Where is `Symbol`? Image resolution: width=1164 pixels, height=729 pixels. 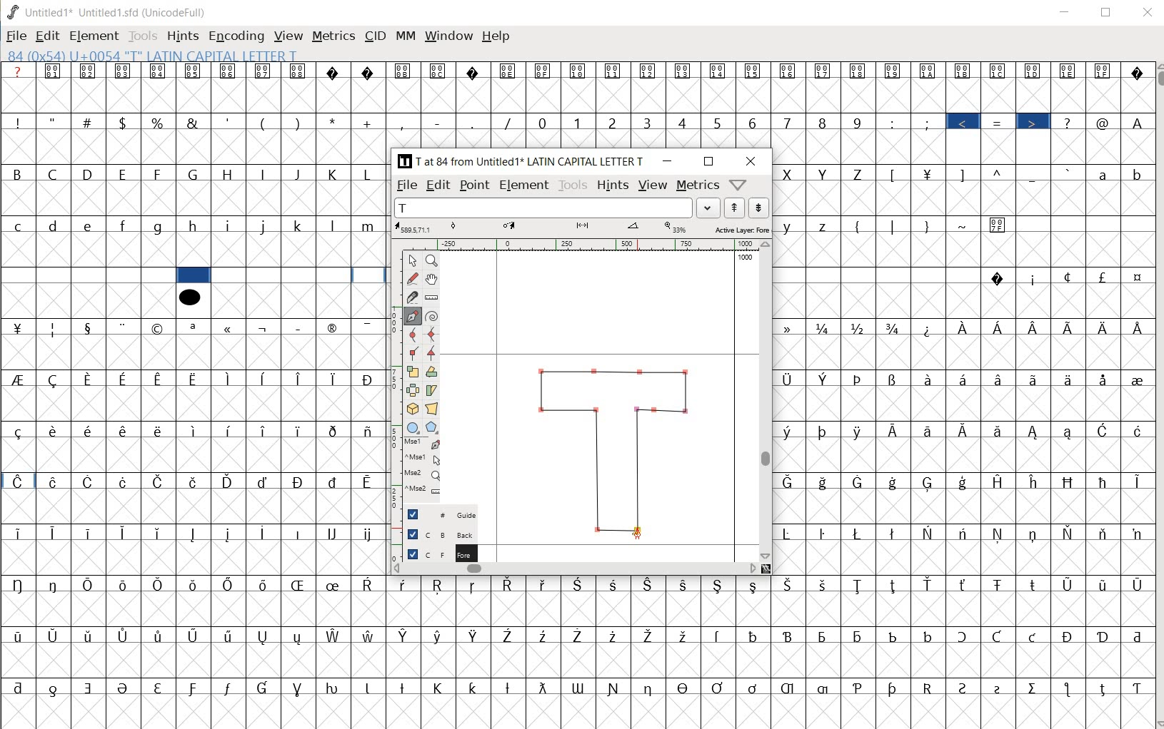 Symbol is located at coordinates (1035, 71).